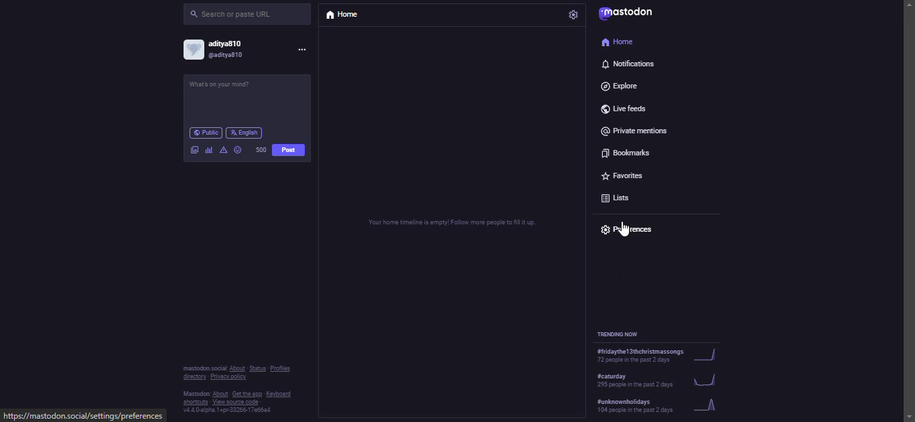 Image resolution: width=915 pixels, height=422 pixels. What do you see at coordinates (289, 151) in the screenshot?
I see `post` at bounding box center [289, 151].